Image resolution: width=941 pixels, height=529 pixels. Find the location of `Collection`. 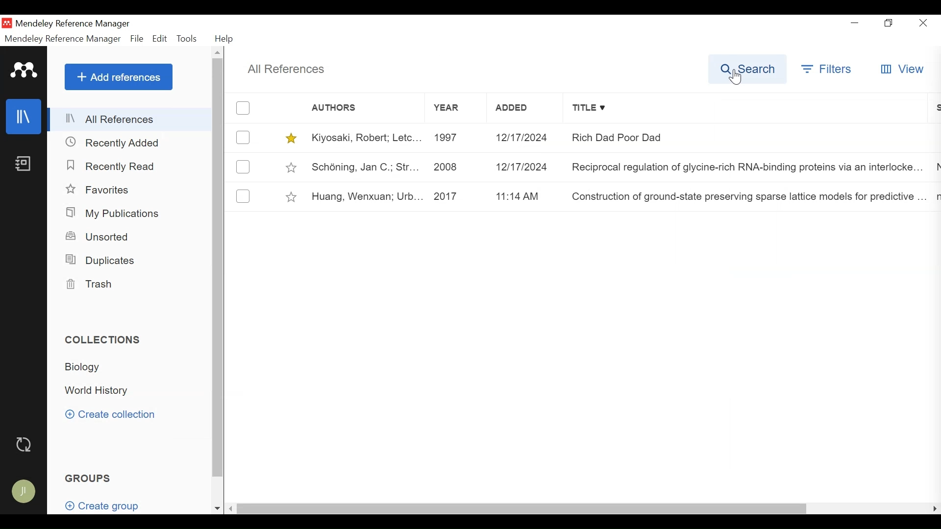

Collection is located at coordinates (101, 391).